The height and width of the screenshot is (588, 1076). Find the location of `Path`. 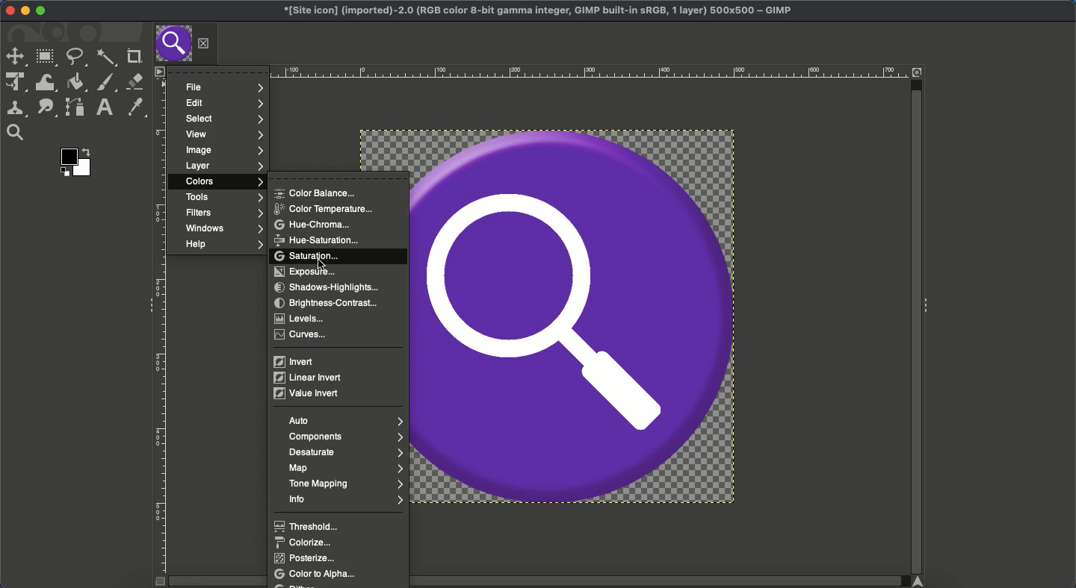

Path is located at coordinates (75, 107).